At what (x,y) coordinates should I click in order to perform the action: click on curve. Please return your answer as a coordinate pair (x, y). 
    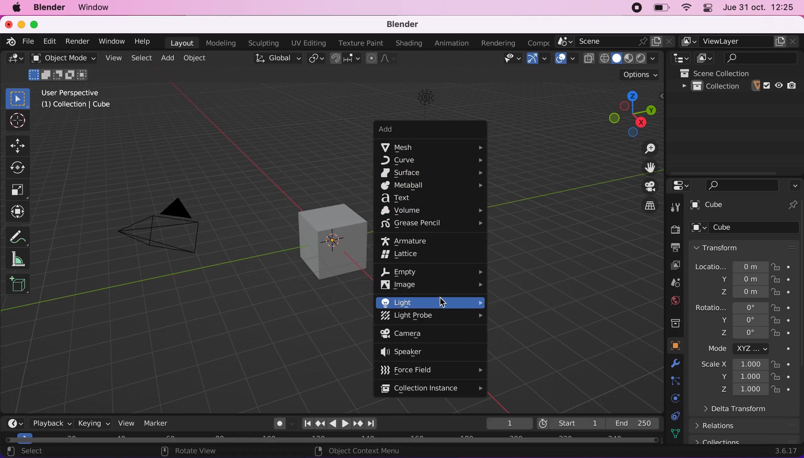
    Looking at the image, I should click on (434, 161).